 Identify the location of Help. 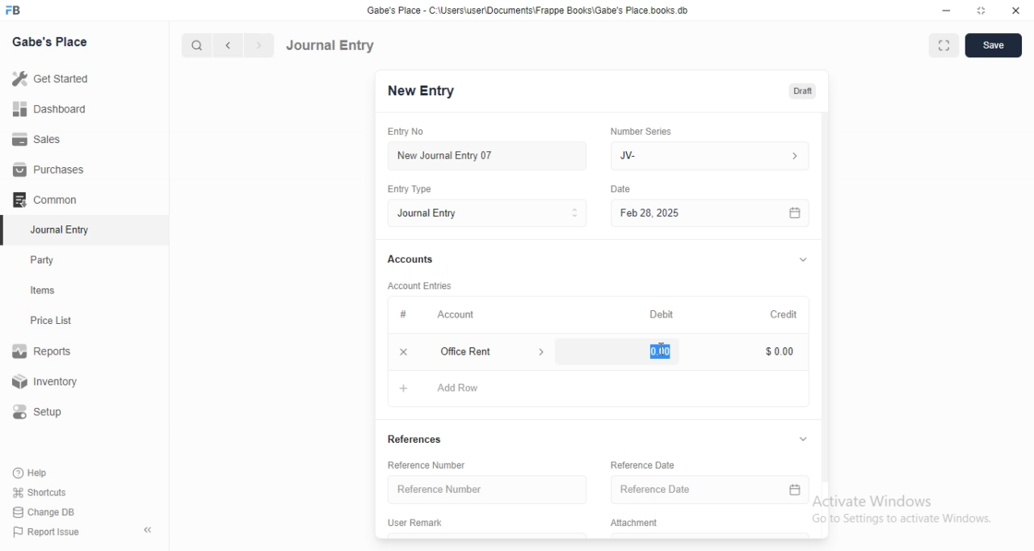
(33, 473).